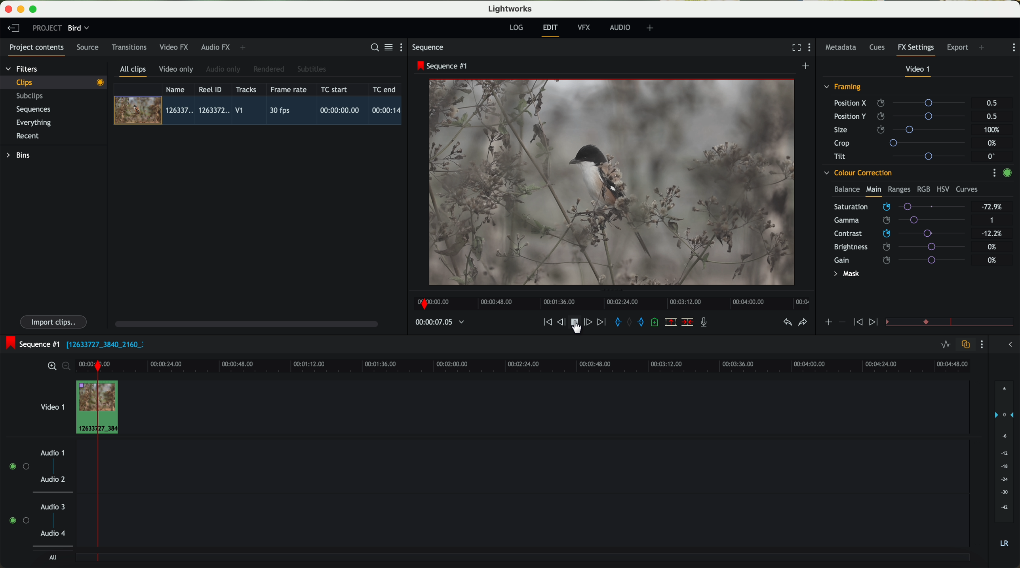 This screenshot has width=1020, height=568. Describe the element at coordinates (1007, 174) in the screenshot. I see `enable` at that location.